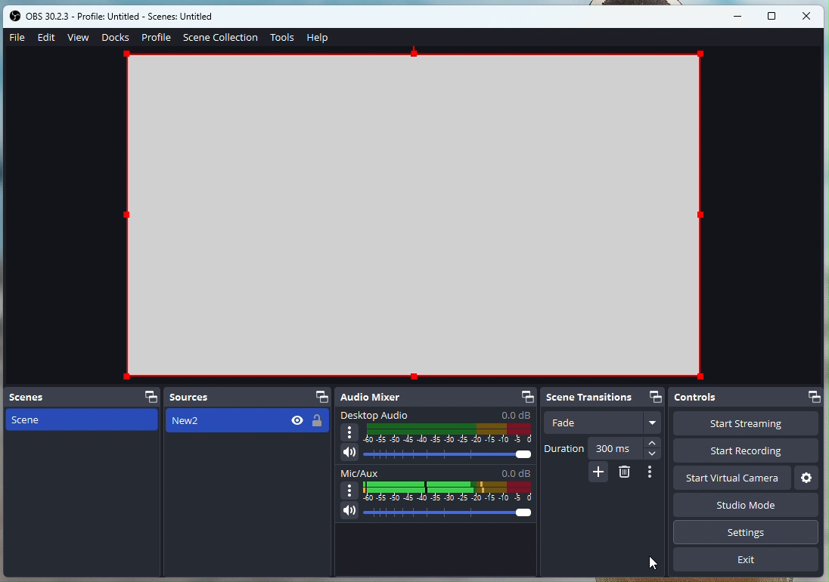 The width and height of the screenshot is (829, 582). Describe the element at coordinates (748, 560) in the screenshot. I see `Exit` at that location.